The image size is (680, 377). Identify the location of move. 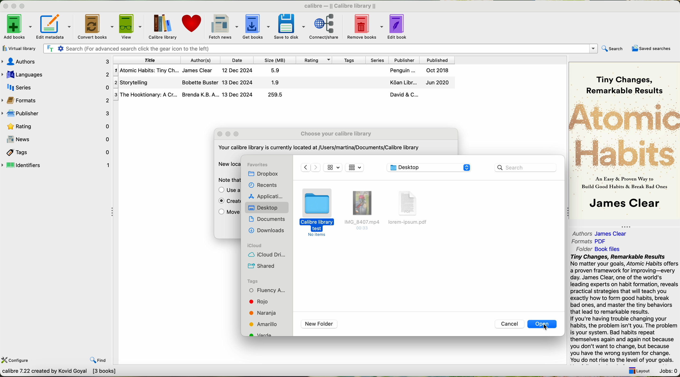
(228, 190).